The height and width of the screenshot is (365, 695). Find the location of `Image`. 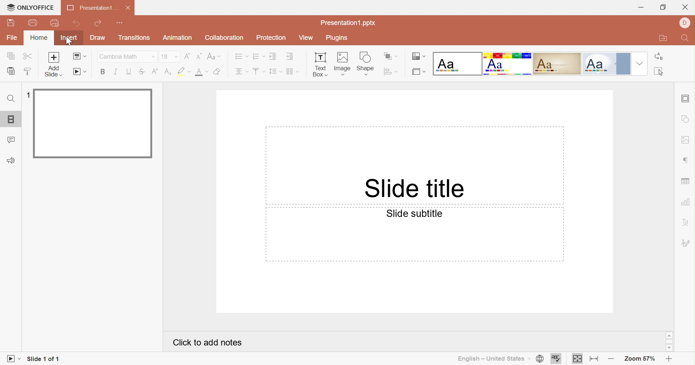

Image is located at coordinates (342, 65).